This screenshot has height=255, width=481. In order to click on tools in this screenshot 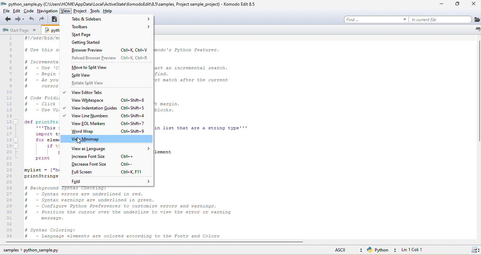, I will do `click(95, 11)`.